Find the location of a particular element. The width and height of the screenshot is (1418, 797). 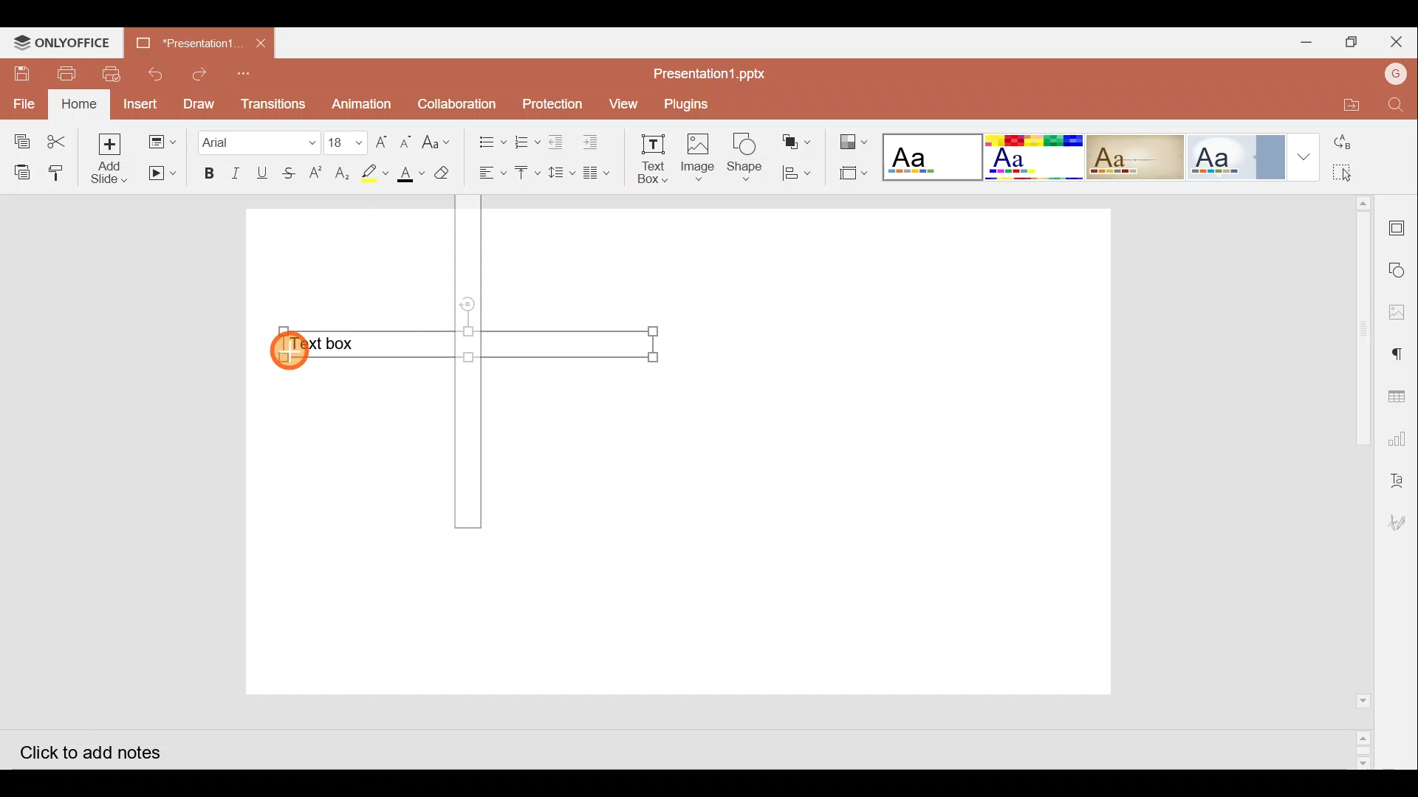

Classic is located at coordinates (1134, 154).